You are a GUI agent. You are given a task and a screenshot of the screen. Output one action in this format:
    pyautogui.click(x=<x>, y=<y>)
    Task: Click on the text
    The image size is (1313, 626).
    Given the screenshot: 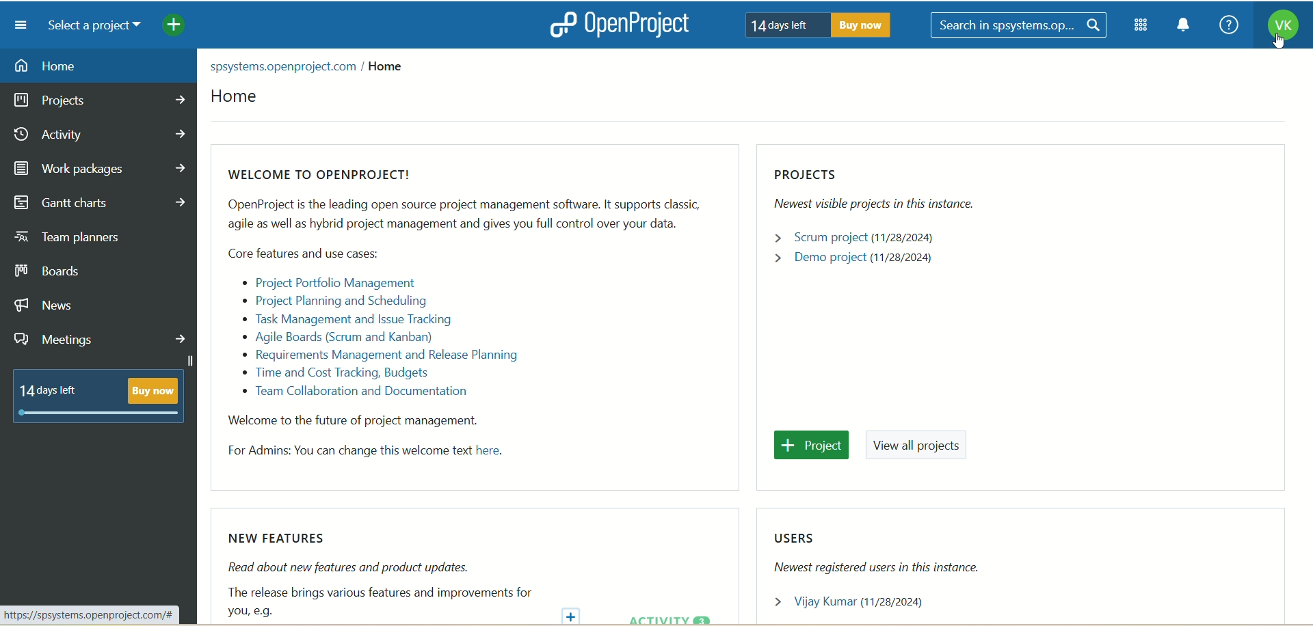 What is the action you would take?
    pyautogui.click(x=897, y=553)
    